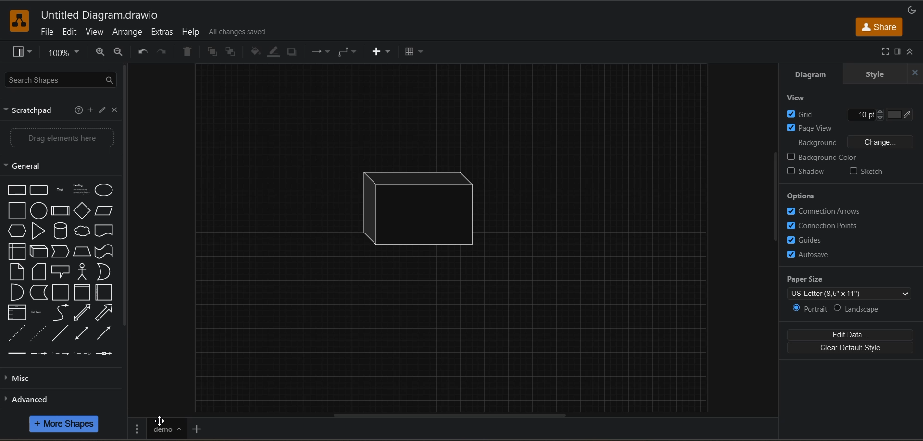  I want to click on options, so click(821, 196).